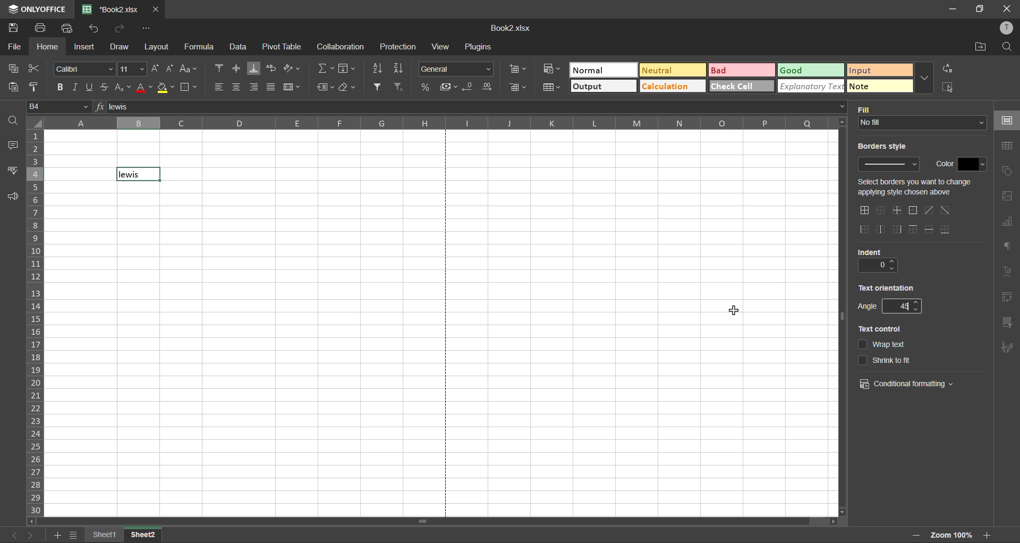 Image resolution: width=1020 pixels, height=543 pixels. What do you see at coordinates (735, 308) in the screenshot?
I see `cursor` at bounding box center [735, 308].